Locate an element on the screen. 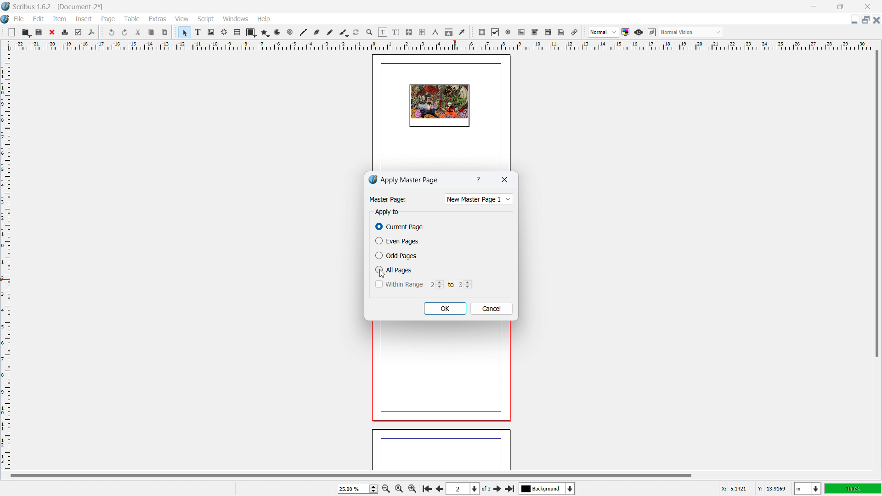  spirals is located at coordinates (290, 33).